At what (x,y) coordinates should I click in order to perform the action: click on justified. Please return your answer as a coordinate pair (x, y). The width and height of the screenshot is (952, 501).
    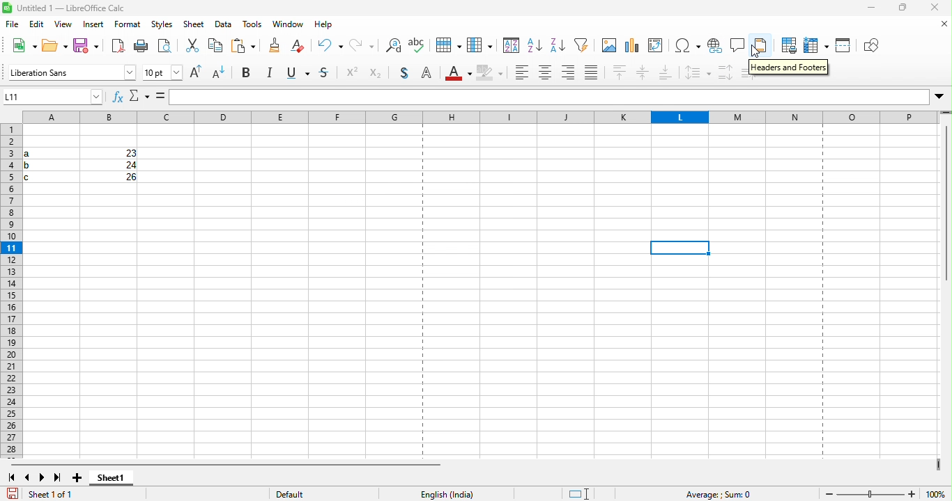
    Looking at the image, I should click on (595, 74).